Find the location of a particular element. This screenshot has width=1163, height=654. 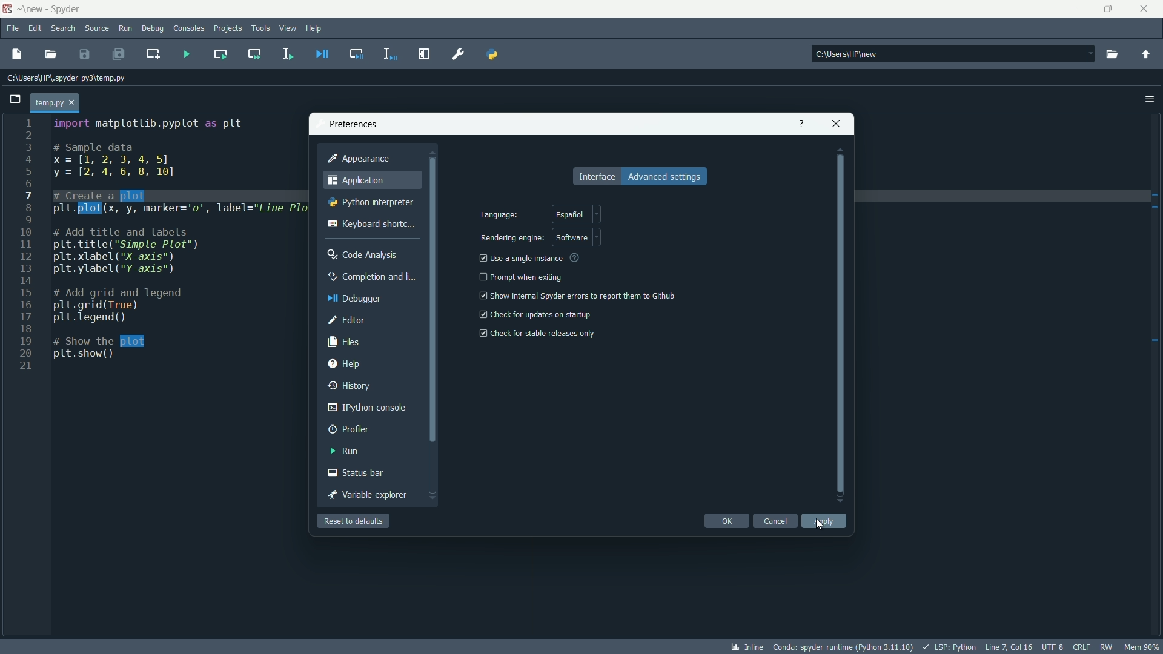

source is located at coordinates (97, 28).